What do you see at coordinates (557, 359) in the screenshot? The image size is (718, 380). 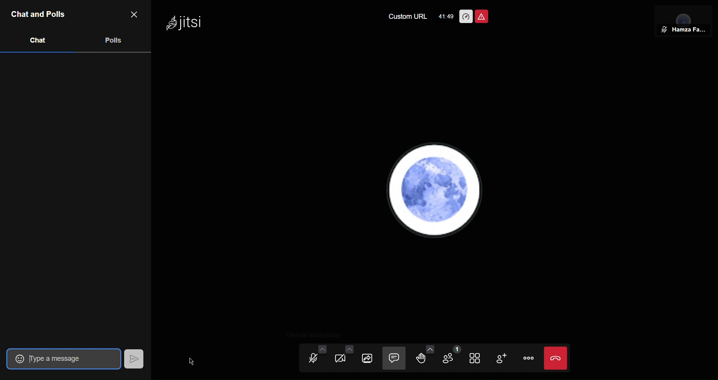 I see `End Call` at bounding box center [557, 359].